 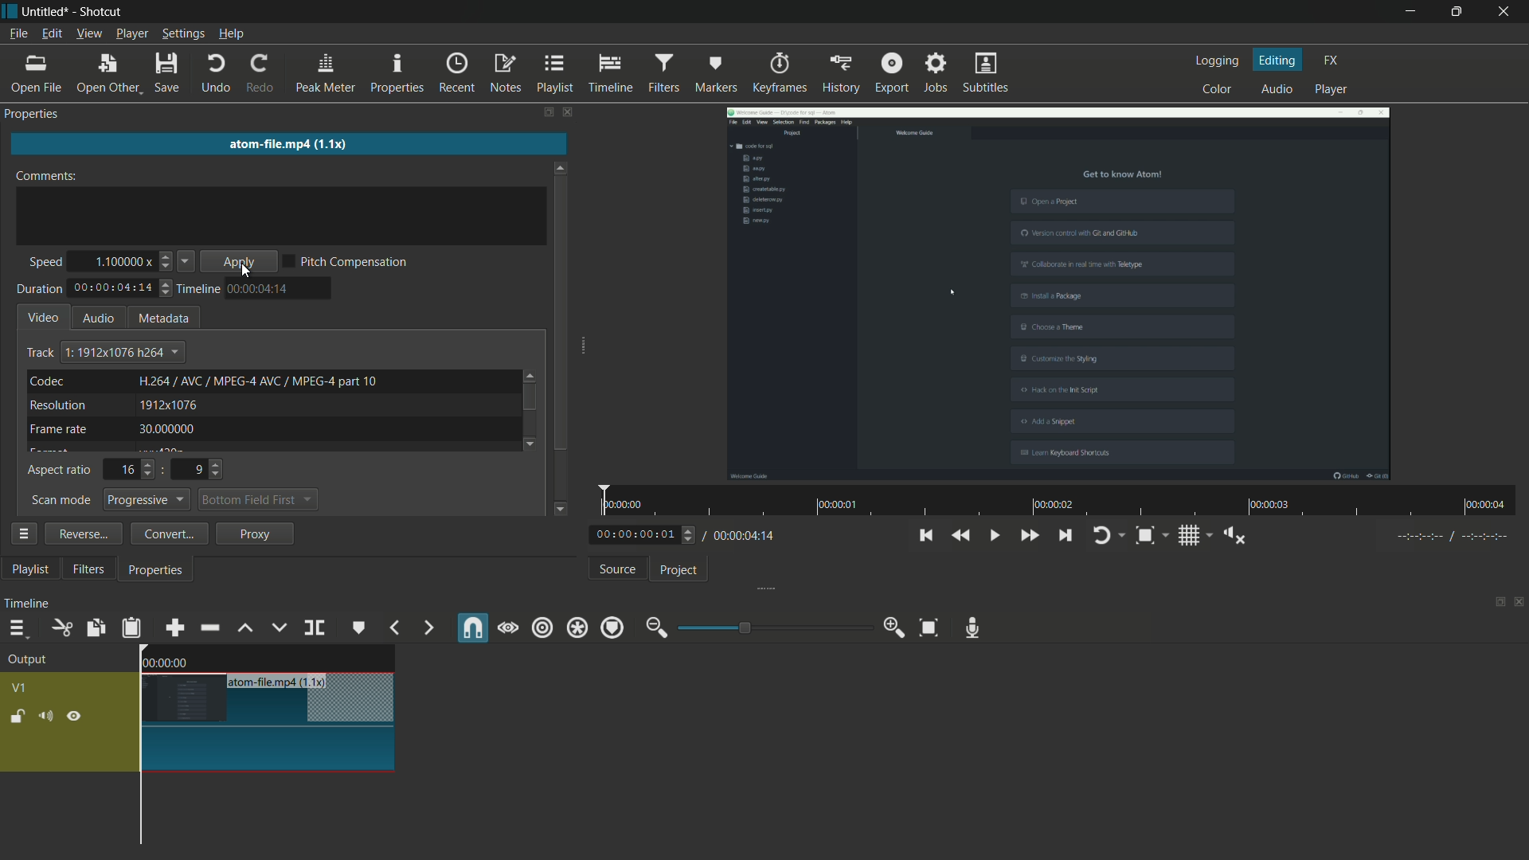 I want to click on filters, so click(x=89, y=569).